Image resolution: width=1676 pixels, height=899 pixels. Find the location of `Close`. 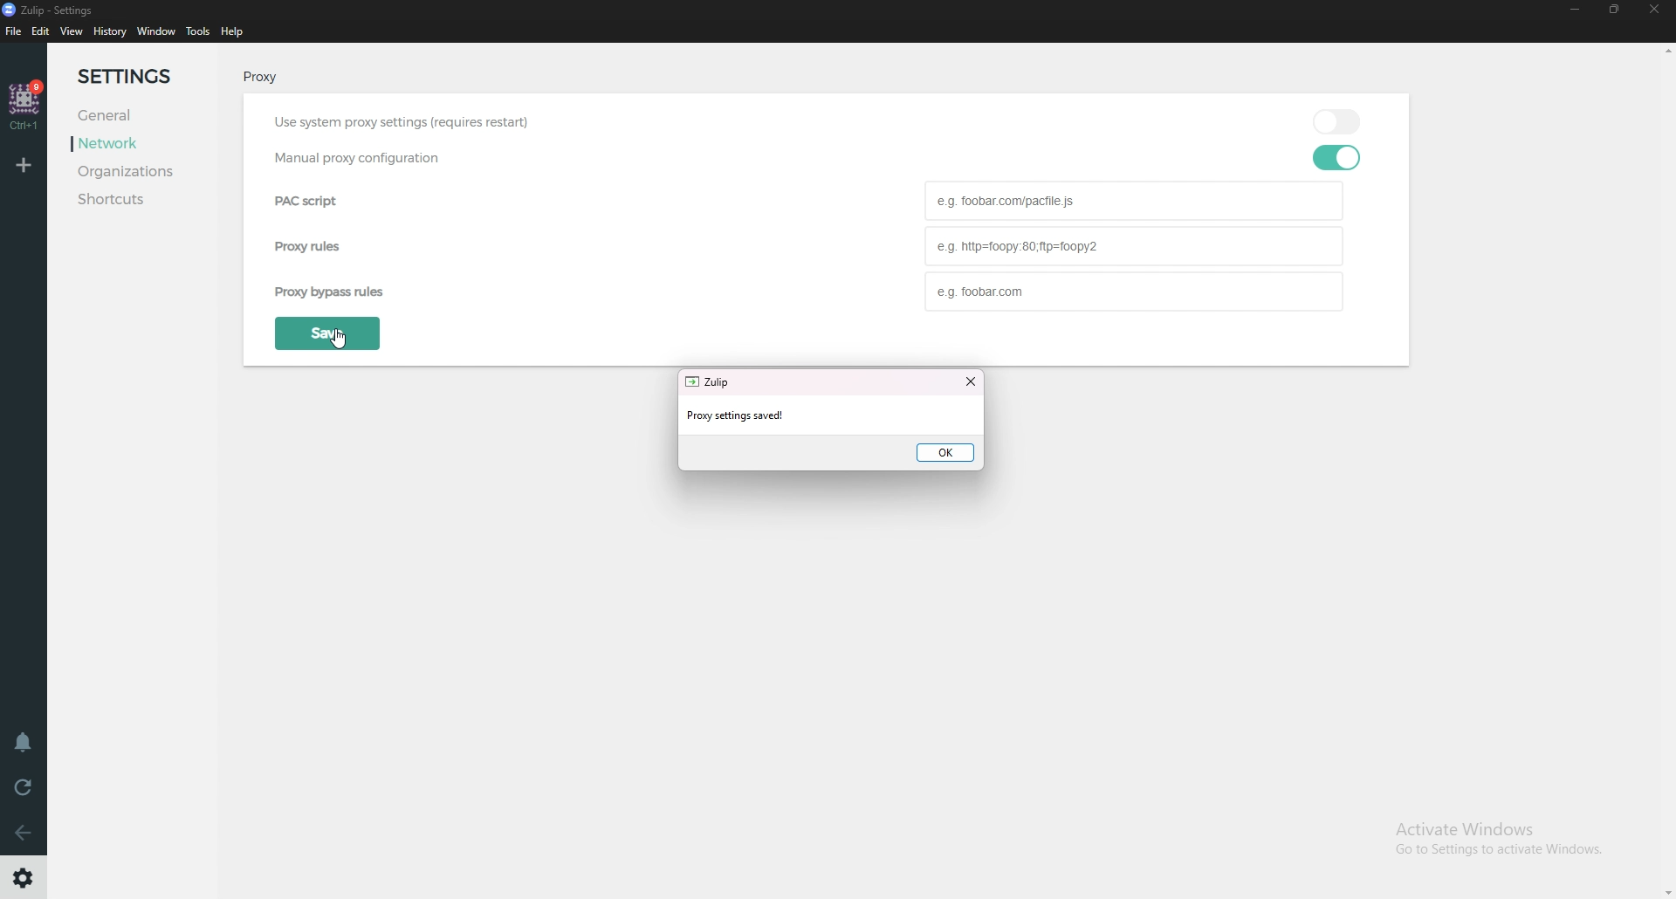

Close is located at coordinates (1657, 15).